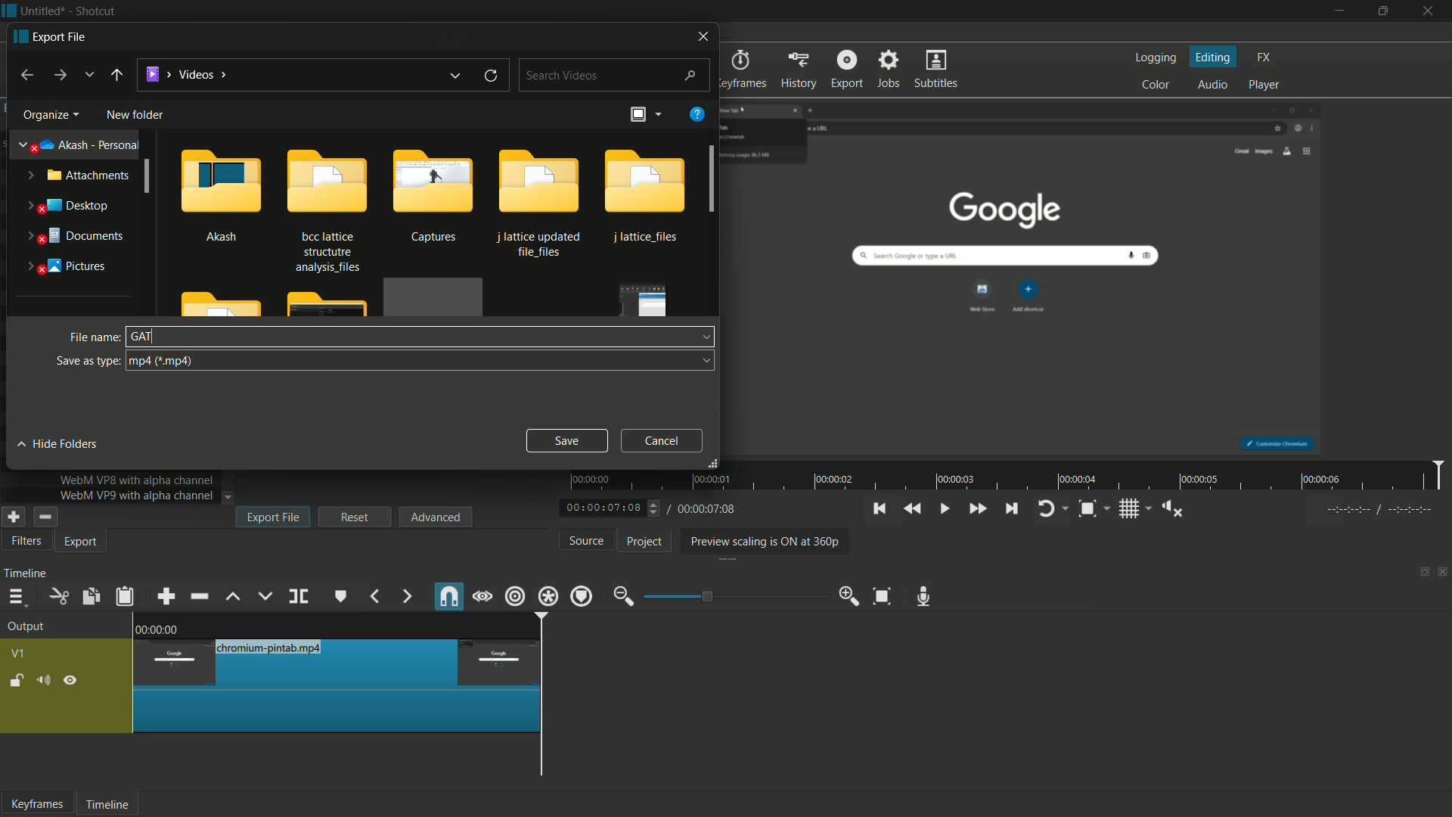 The height and width of the screenshot is (817, 1452). I want to click on keyframes, so click(743, 69).